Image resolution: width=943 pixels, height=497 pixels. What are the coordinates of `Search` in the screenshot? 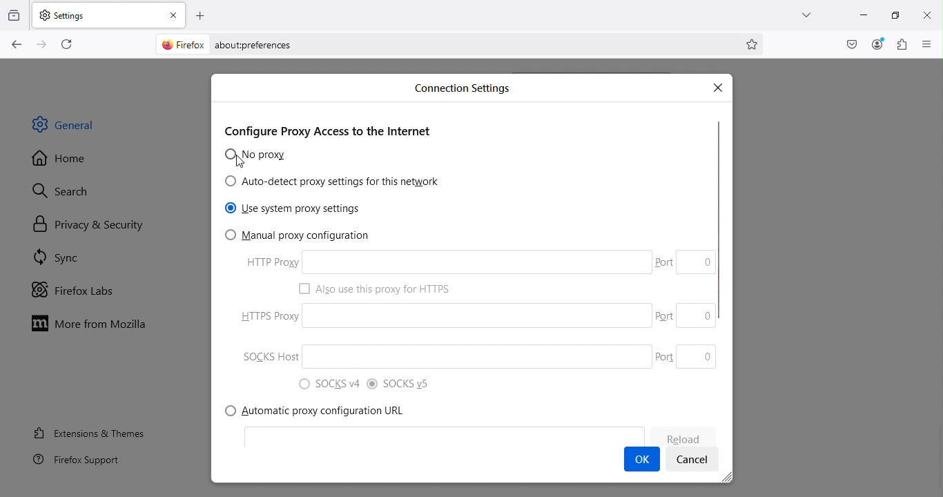 It's located at (78, 191).